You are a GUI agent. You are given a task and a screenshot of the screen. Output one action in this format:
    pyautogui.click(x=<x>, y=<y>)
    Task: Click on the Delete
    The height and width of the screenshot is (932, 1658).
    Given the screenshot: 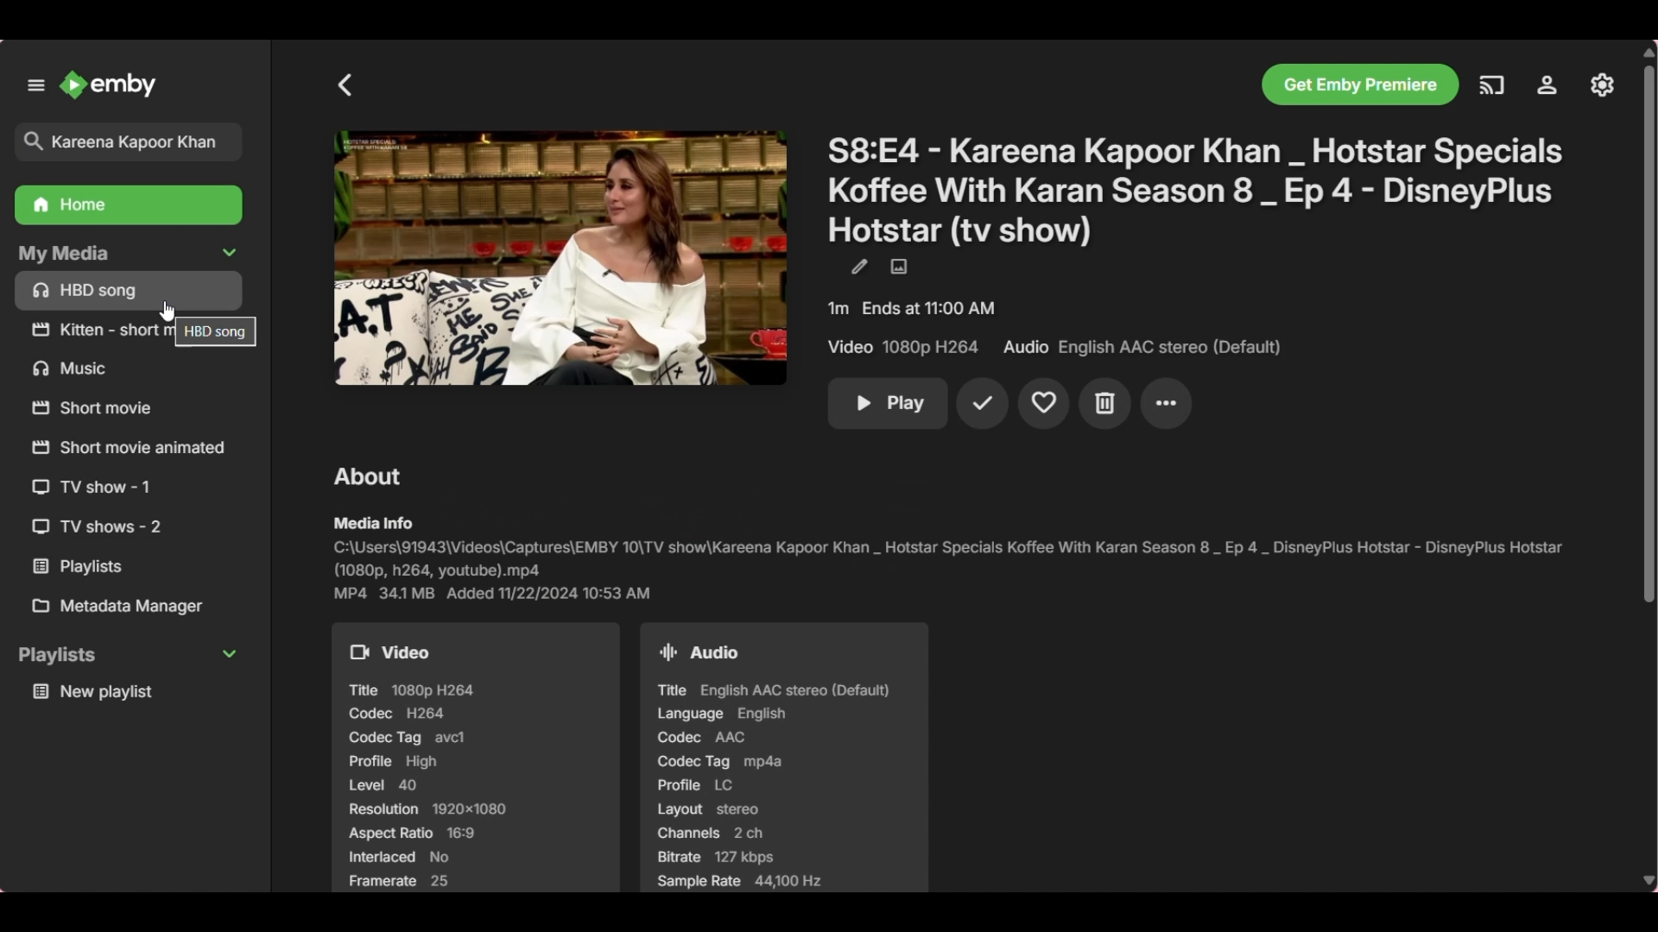 What is the action you would take?
    pyautogui.click(x=1104, y=404)
    